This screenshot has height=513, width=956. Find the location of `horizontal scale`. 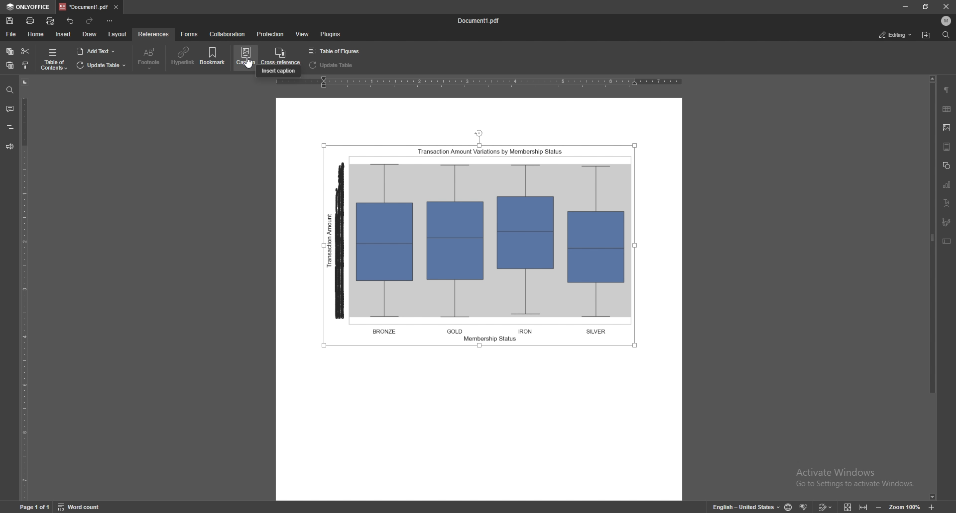

horizontal scale is located at coordinates (480, 84).